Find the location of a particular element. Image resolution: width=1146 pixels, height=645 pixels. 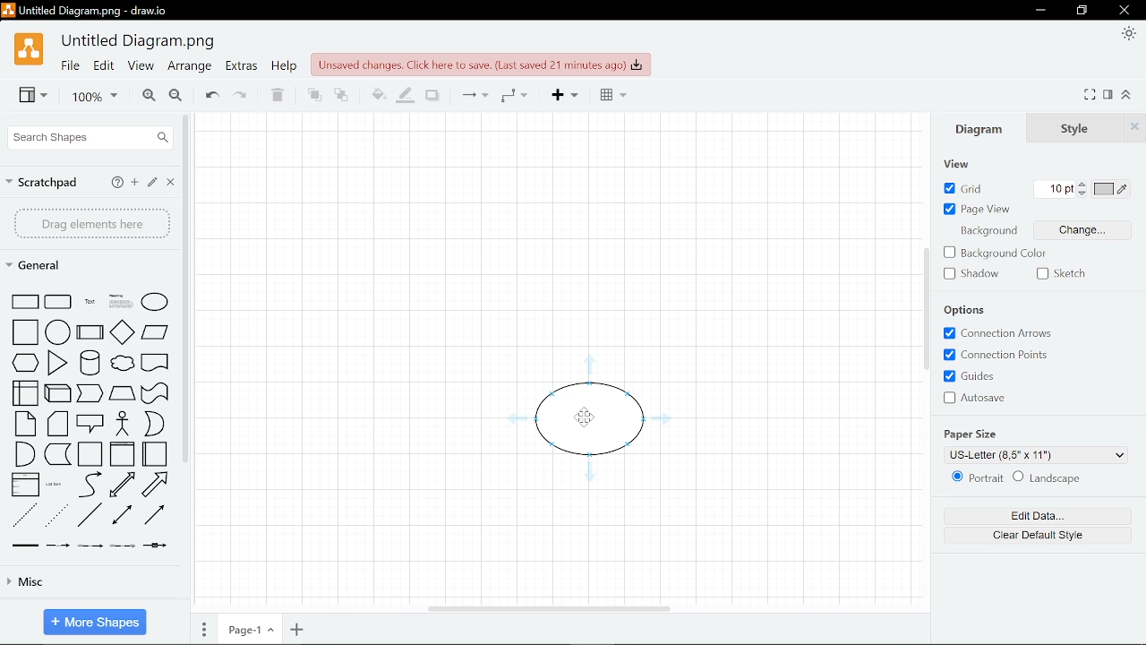

View is located at coordinates (954, 164).